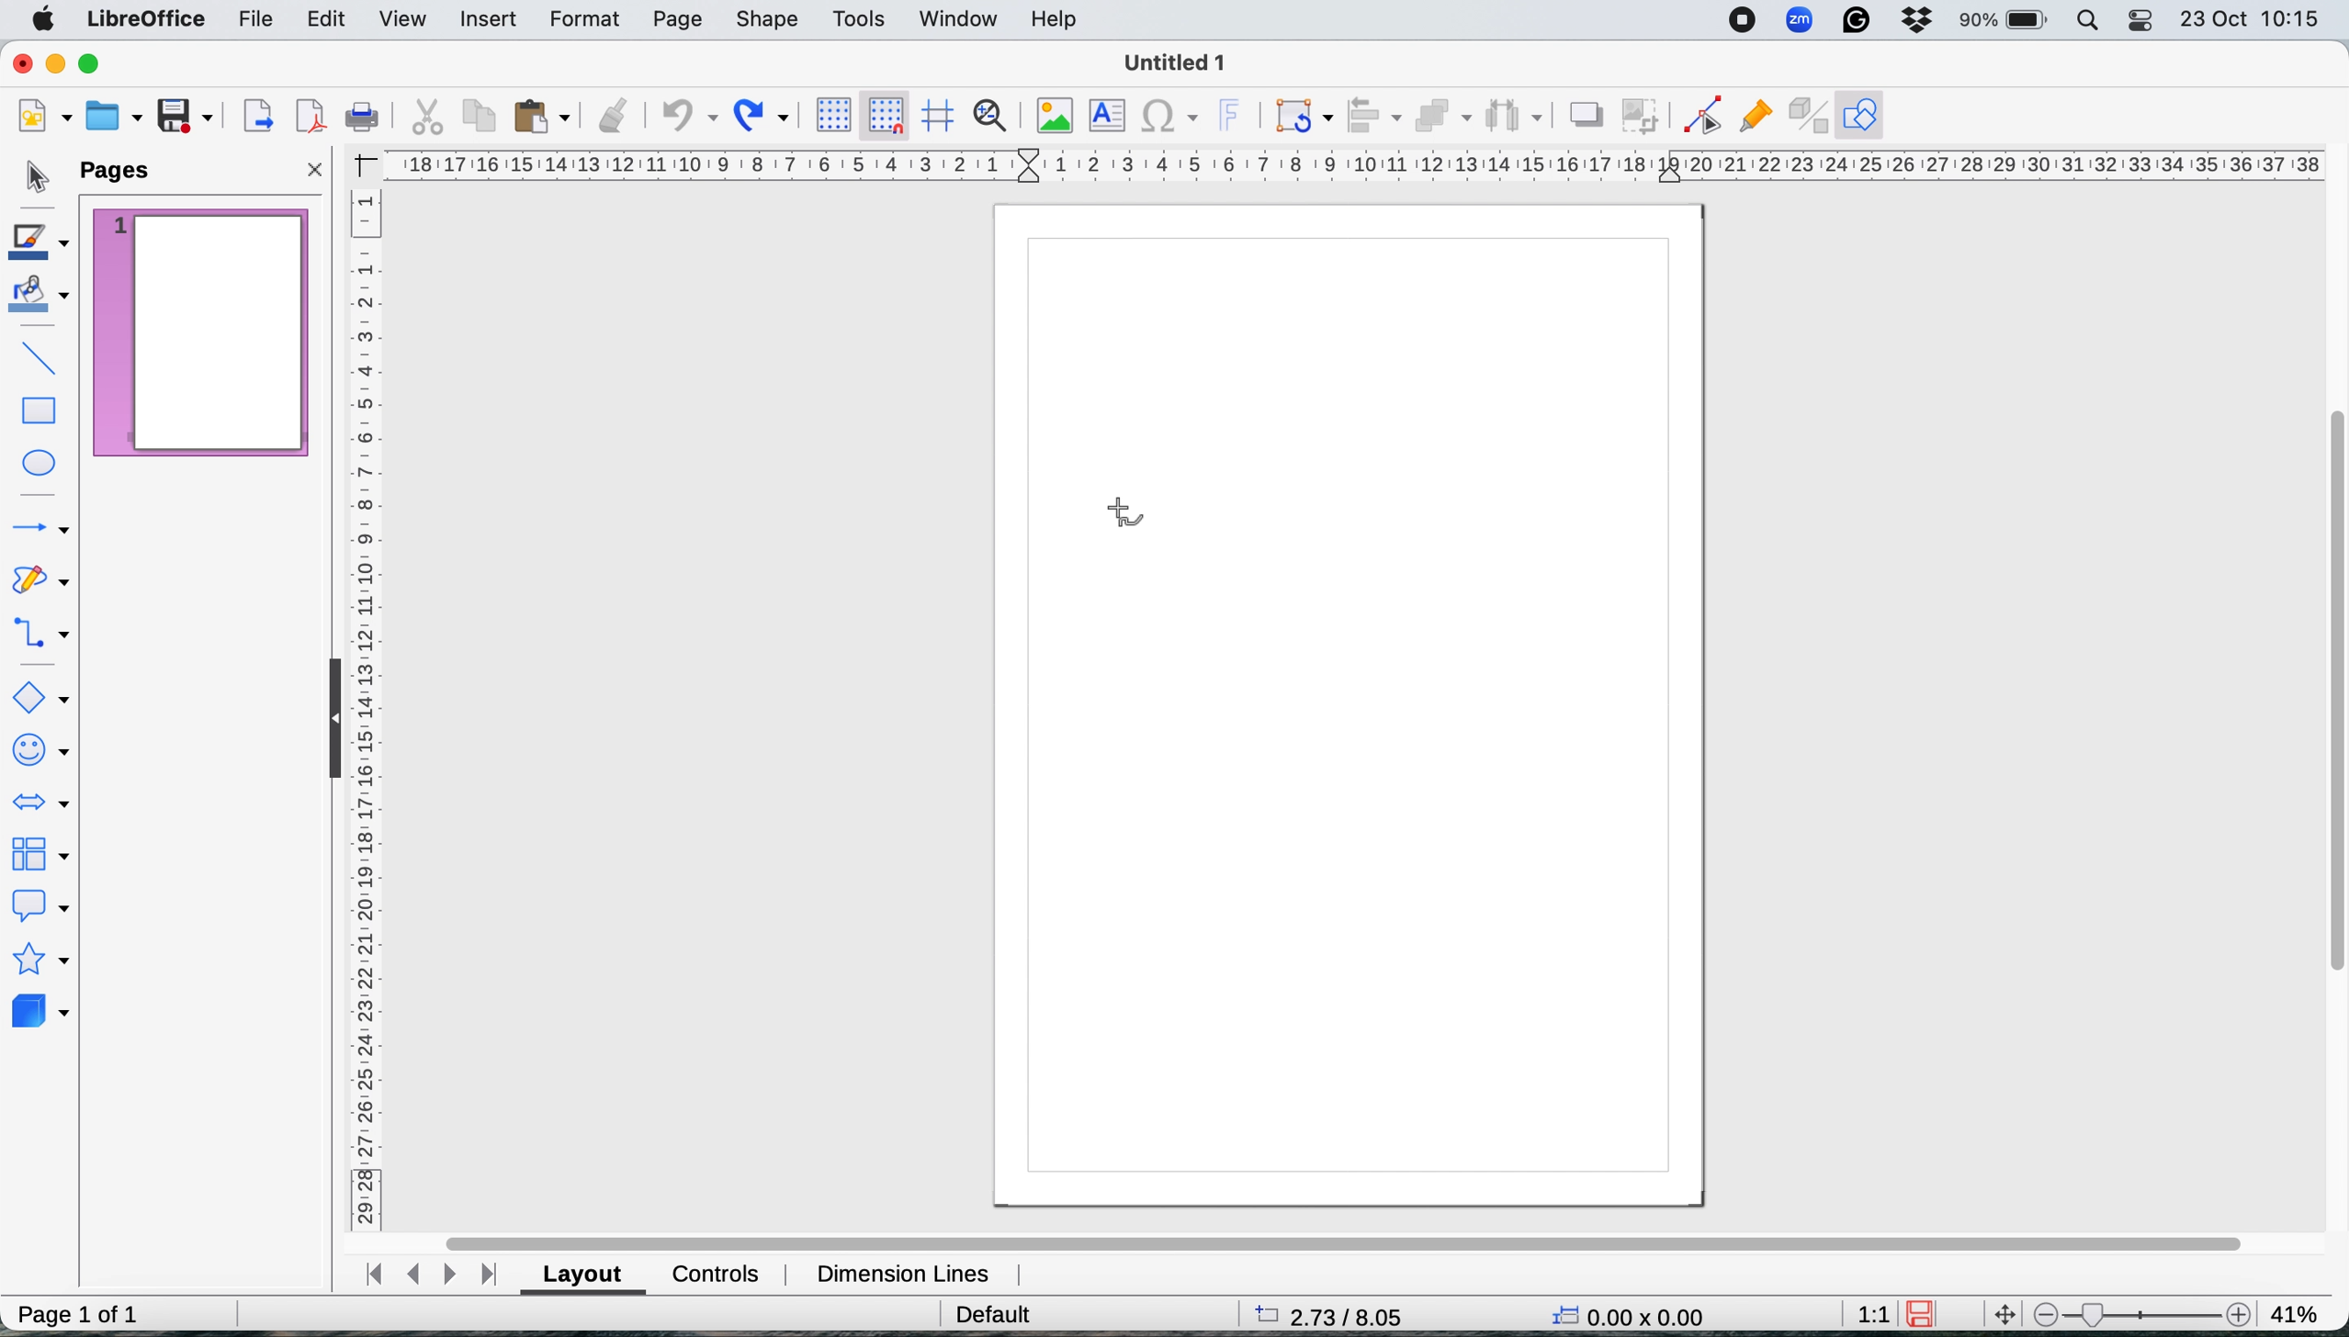 This screenshot has height=1337, width=2349. Describe the element at coordinates (23, 62) in the screenshot. I see `close` at that location.